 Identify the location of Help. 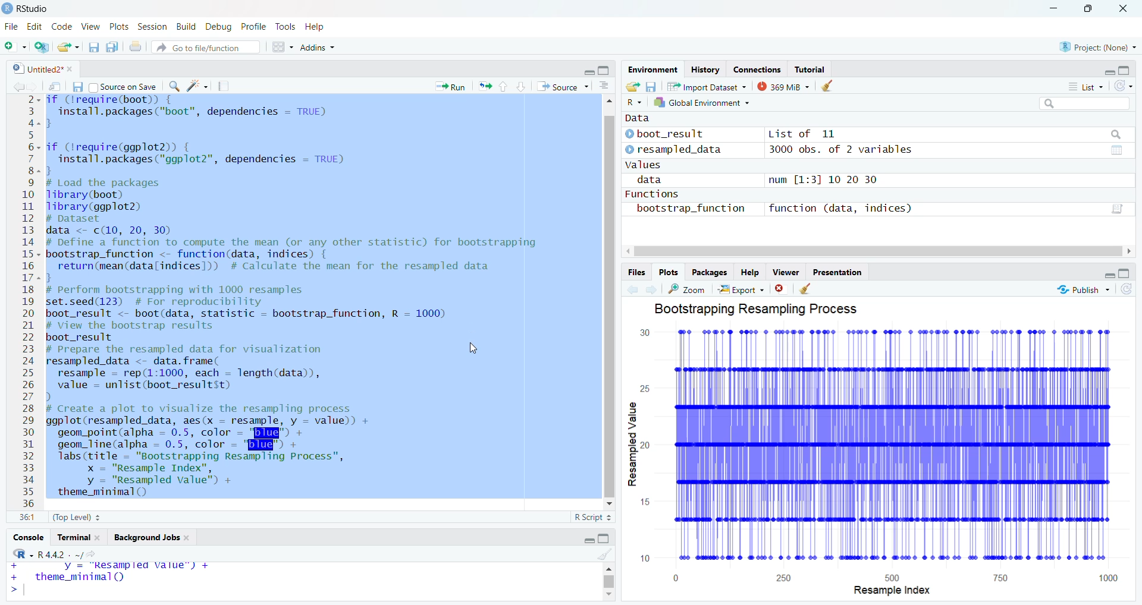
(749, 272).